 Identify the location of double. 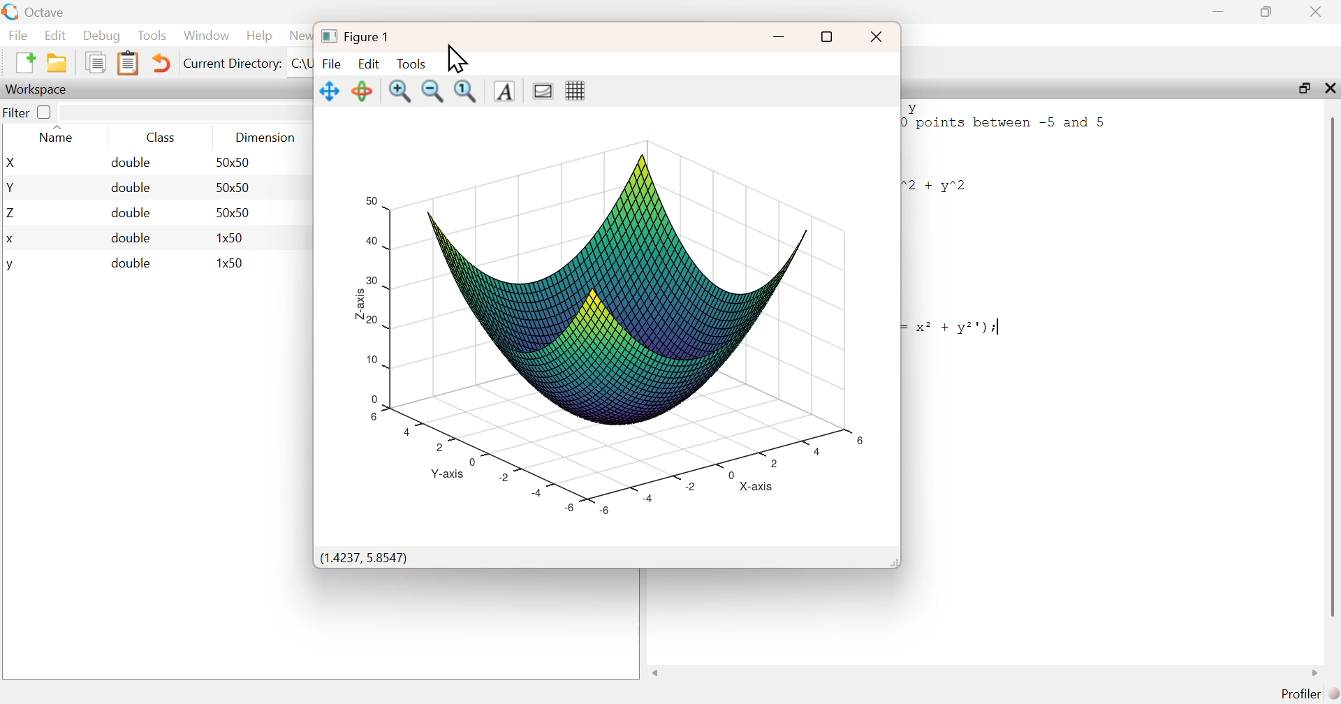
(132, 163).